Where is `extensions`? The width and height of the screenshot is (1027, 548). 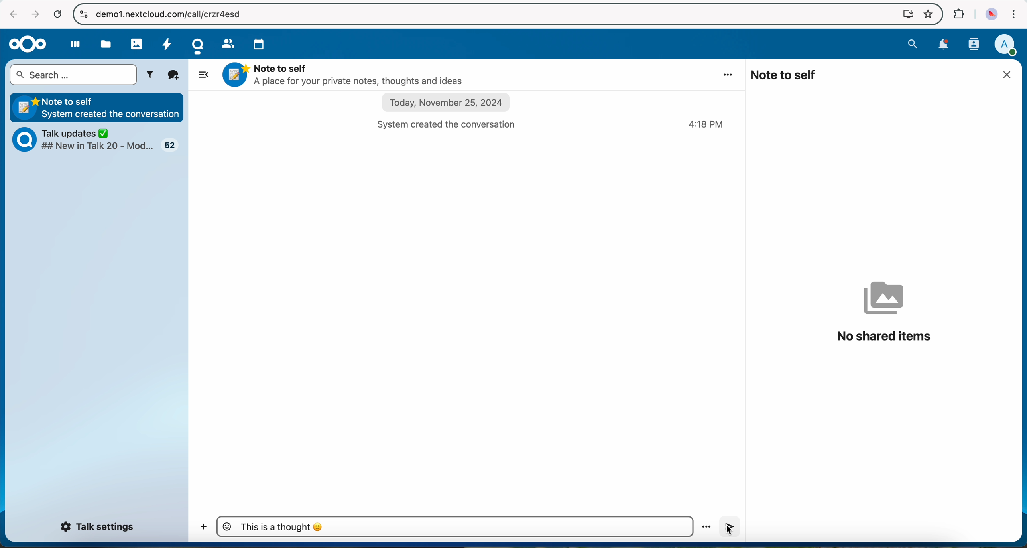
extensions is located at coordinates (959, 14).